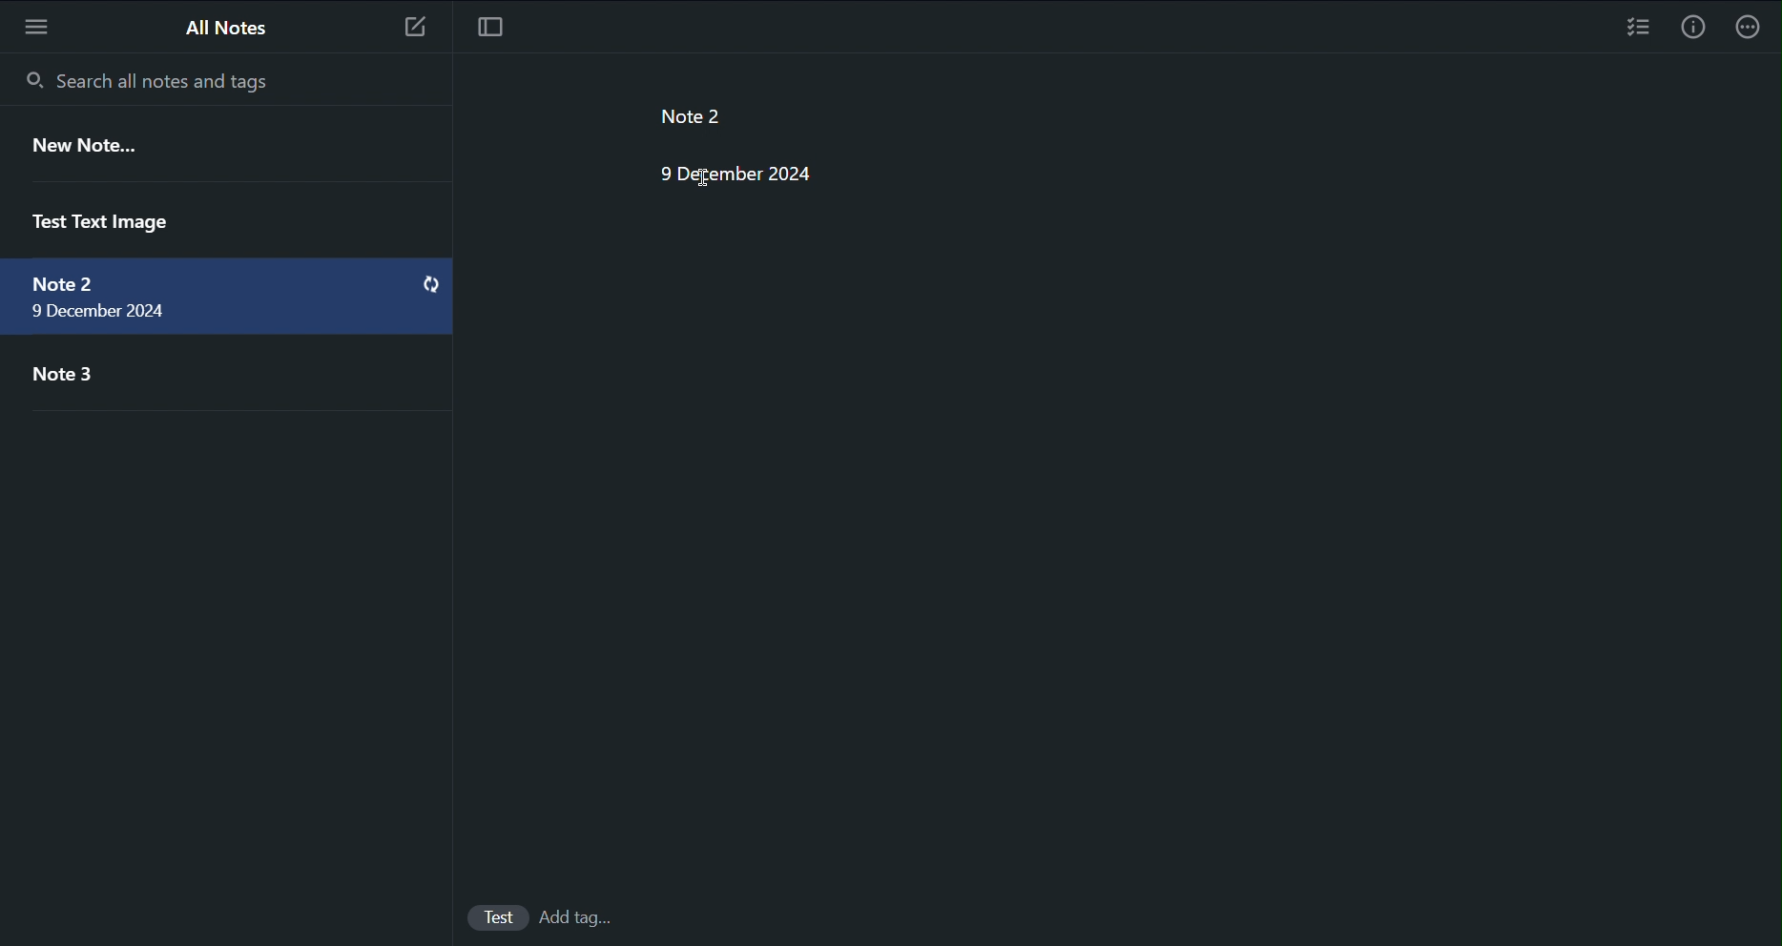 Image resolution: width=1782 pixels, height=946 pixels. Describe the element at coordinates (496, 917) in the screenshot. I see `test` at that location.